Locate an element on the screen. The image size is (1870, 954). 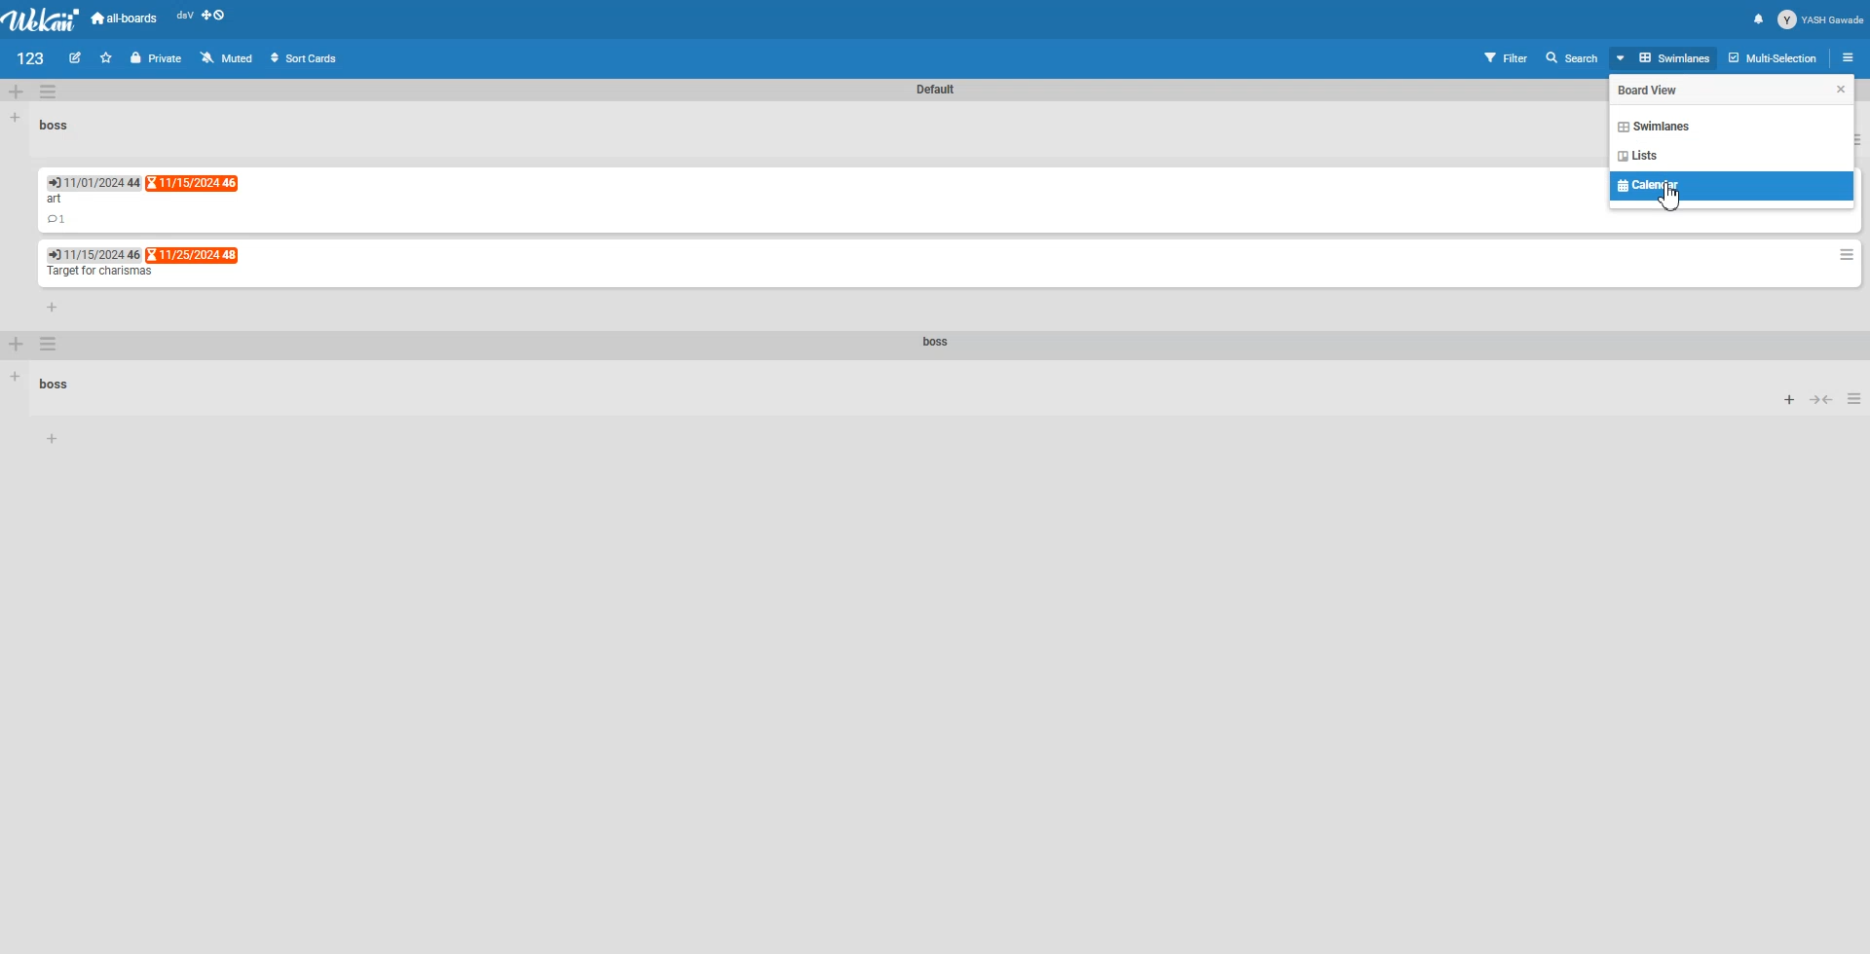
End Date is located at coordinates (194, 254).